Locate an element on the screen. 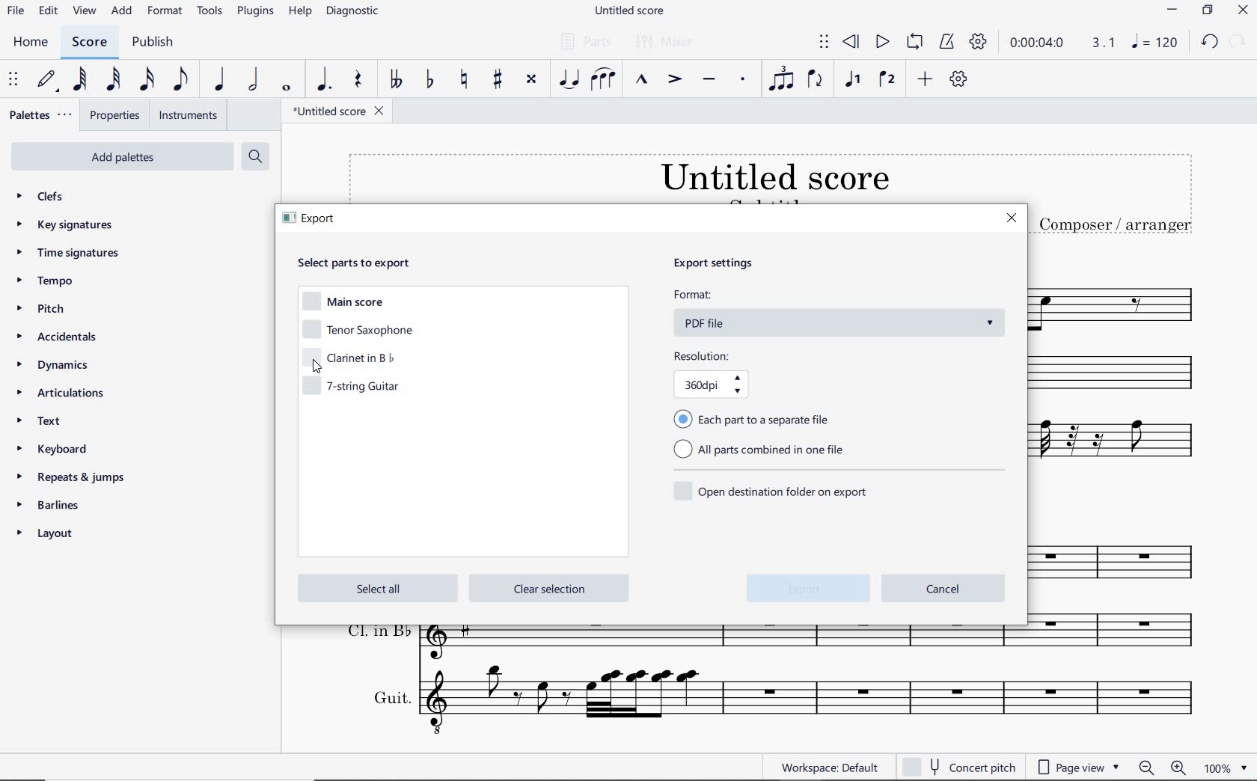 The width and height of the screenshot is (1257, 781). time signatures is located at coordinates (70, 254).